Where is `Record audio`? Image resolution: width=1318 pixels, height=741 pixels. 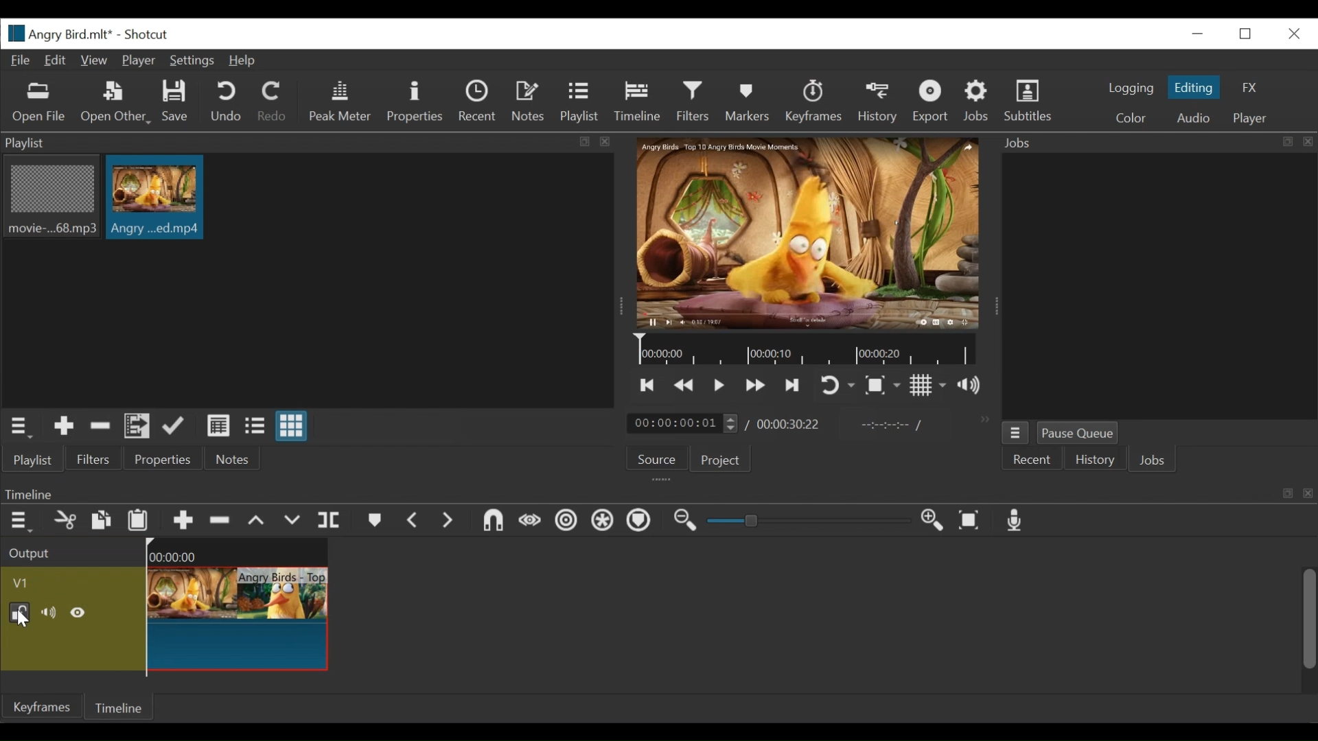 Record audio is located at coordinates (1017, 521).